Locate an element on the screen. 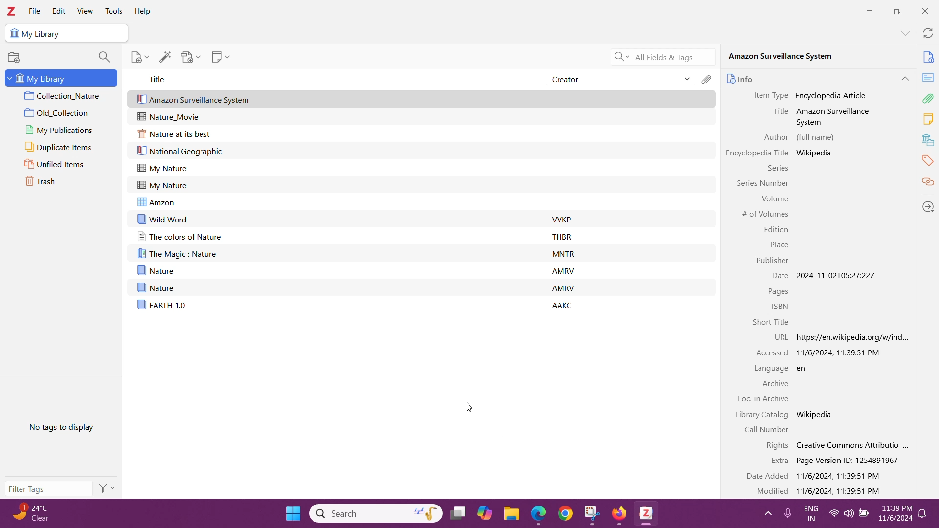  The Magic : Nature is located at coordinates (176, 254).